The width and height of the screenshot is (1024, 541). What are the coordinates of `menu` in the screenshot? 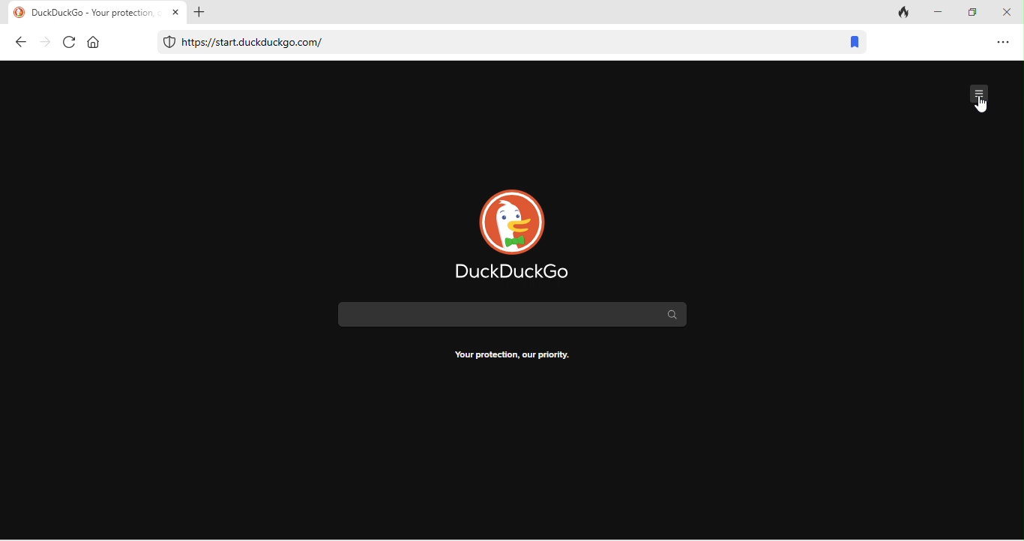 It's located at (981, 91).